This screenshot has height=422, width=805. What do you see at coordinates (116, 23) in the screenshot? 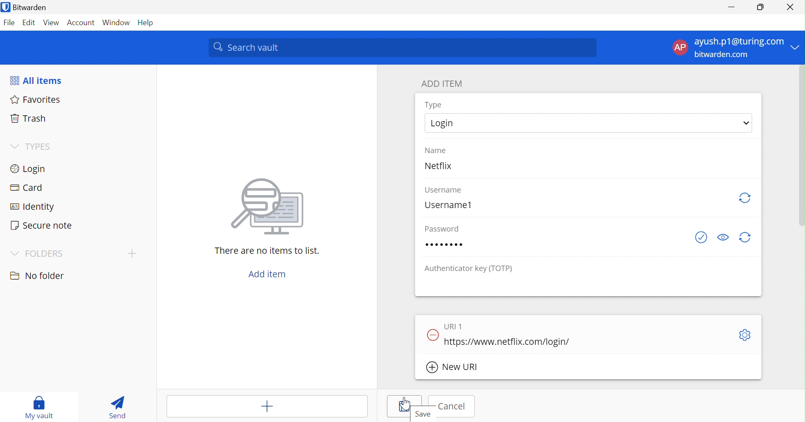
I see `Window` at bounding box center [116, 23].